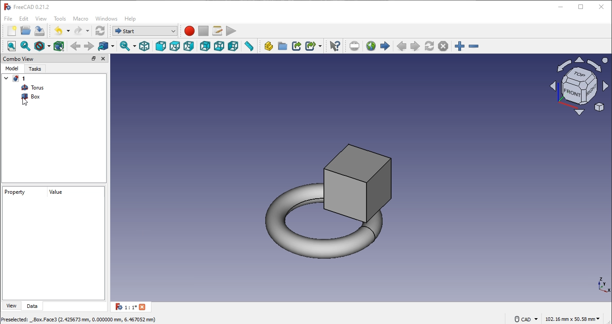  Describe the element at coordinates (27, 6) in the screenshot. I see ` FreeCAD 0.21.2` at that location.